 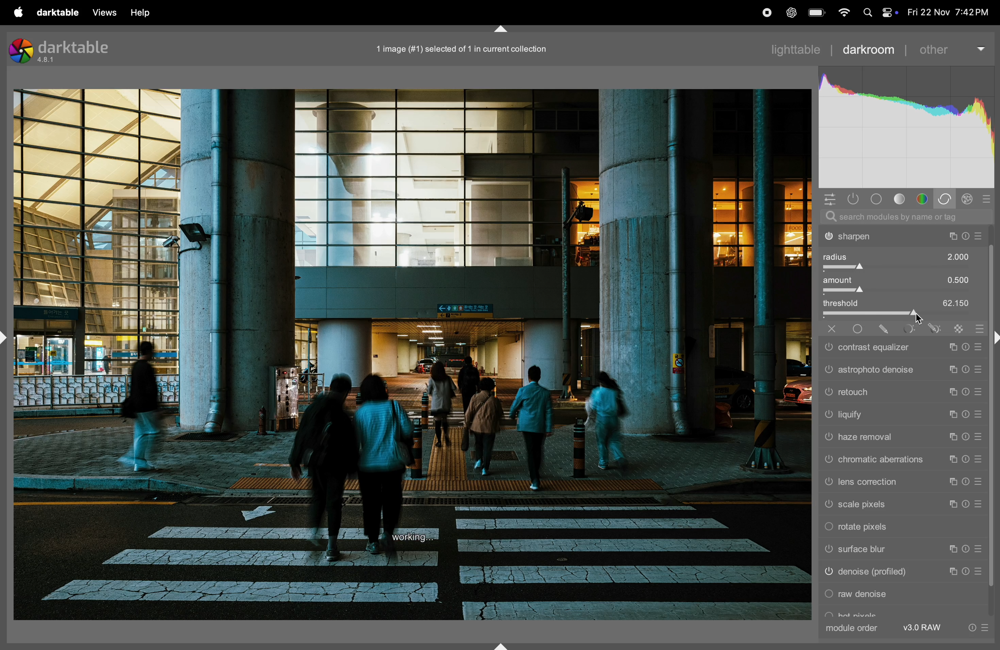 What do you see at coordinates (830, 199) in the screenshot?
I see `quick acess panel` at bounding box center [830, 199].